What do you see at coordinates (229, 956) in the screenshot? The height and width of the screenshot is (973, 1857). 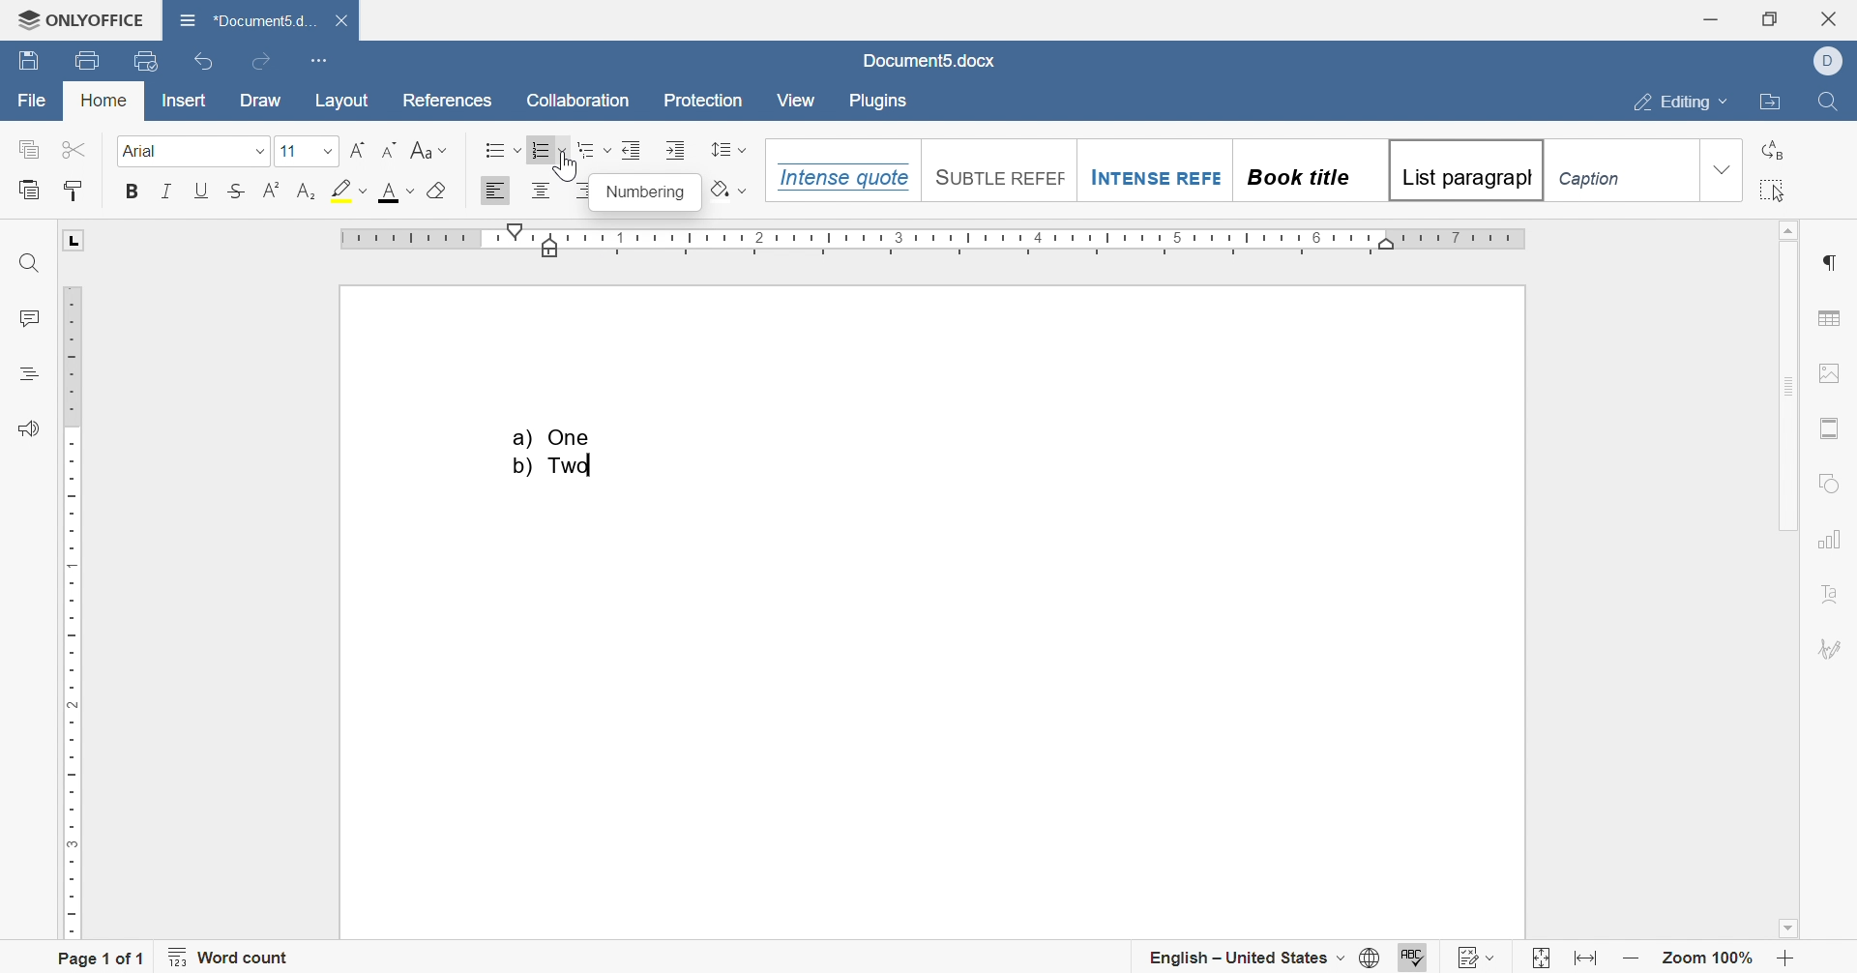 I see `word count` at bounding box center [229, 956].